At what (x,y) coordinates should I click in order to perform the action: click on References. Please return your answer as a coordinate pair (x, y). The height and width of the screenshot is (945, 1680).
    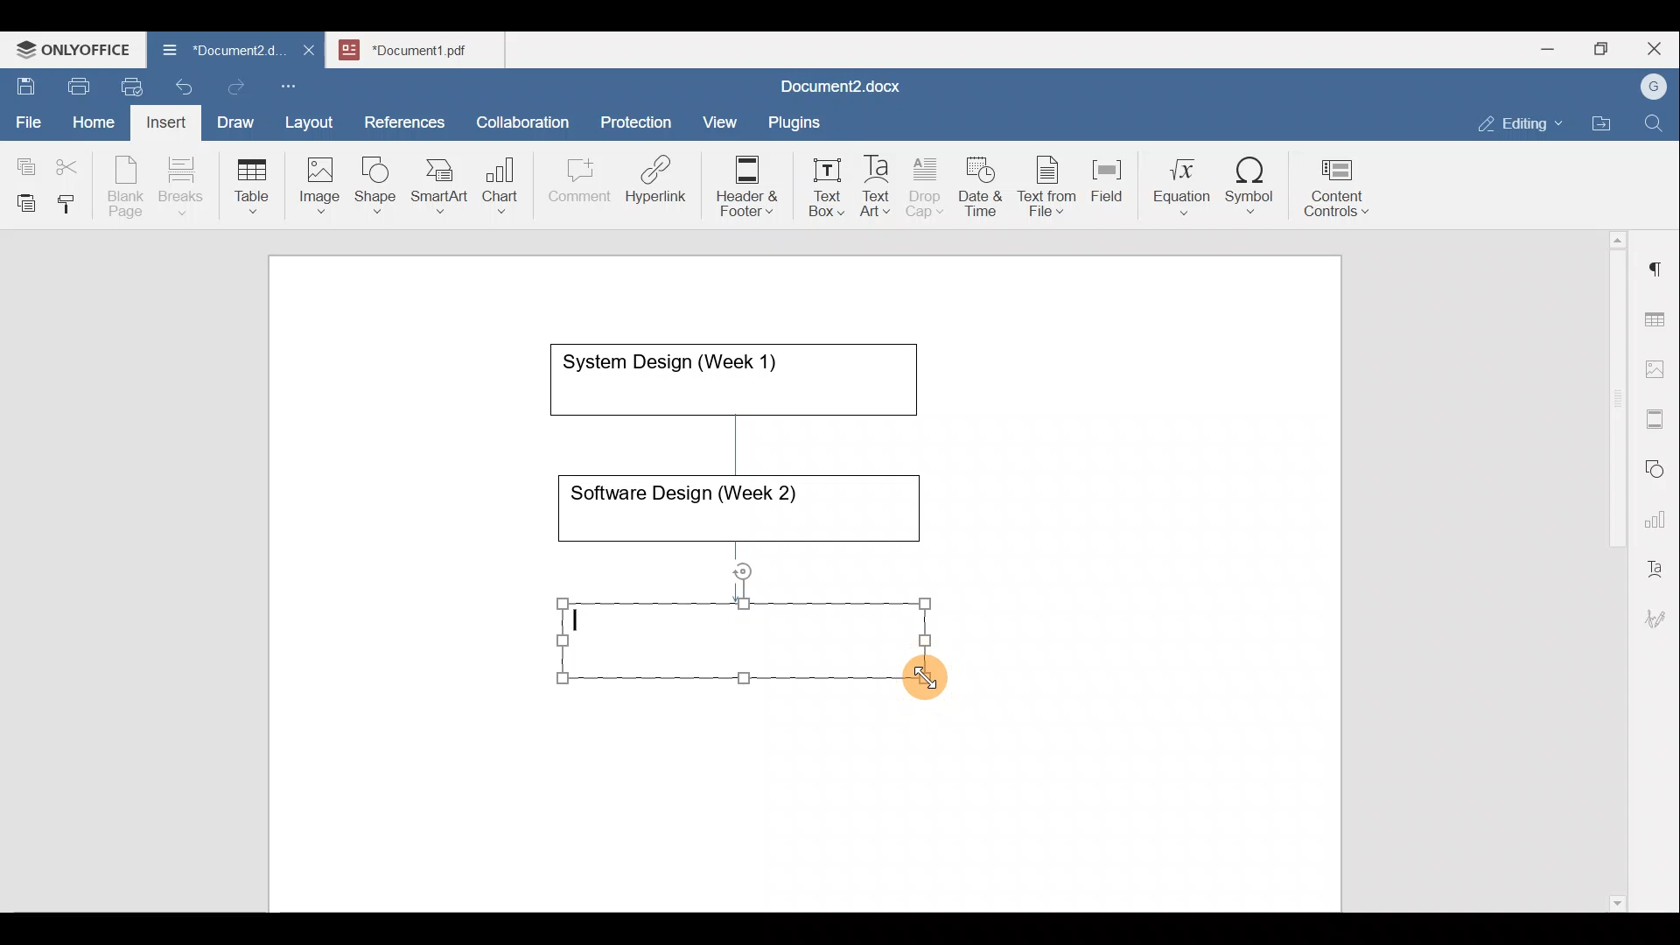
    Looking at the image, I should click on (403, 120).